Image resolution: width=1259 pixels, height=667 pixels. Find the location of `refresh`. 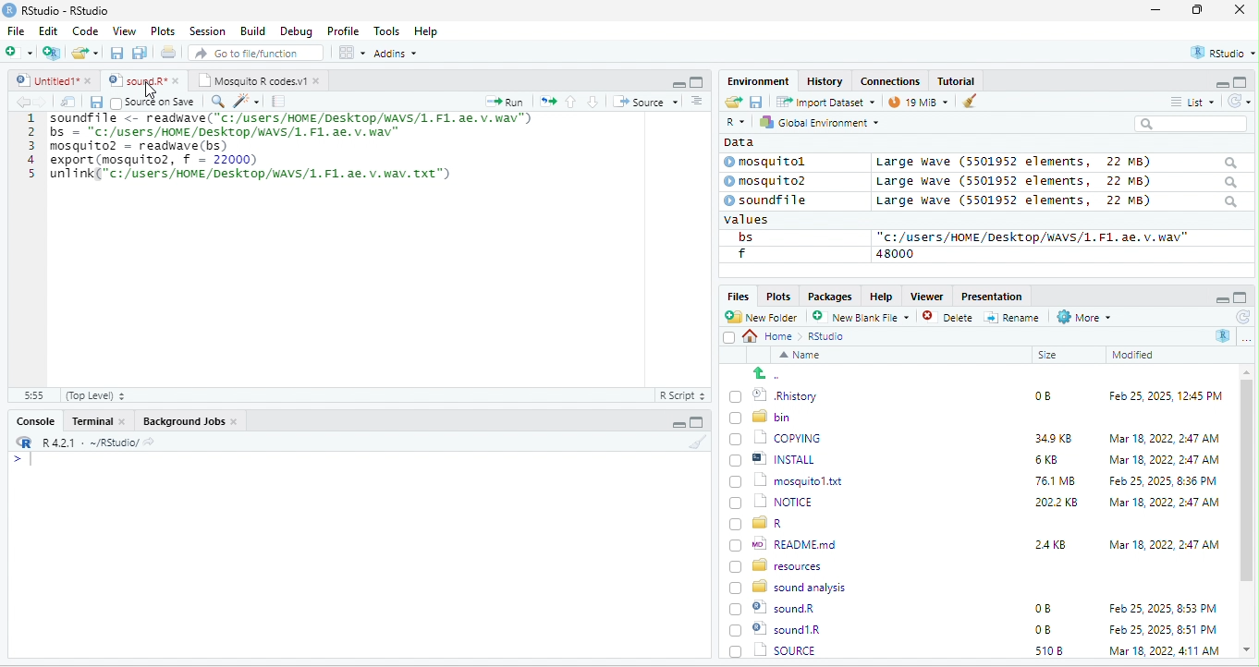

refresh is located at coordinates (1241, 317).